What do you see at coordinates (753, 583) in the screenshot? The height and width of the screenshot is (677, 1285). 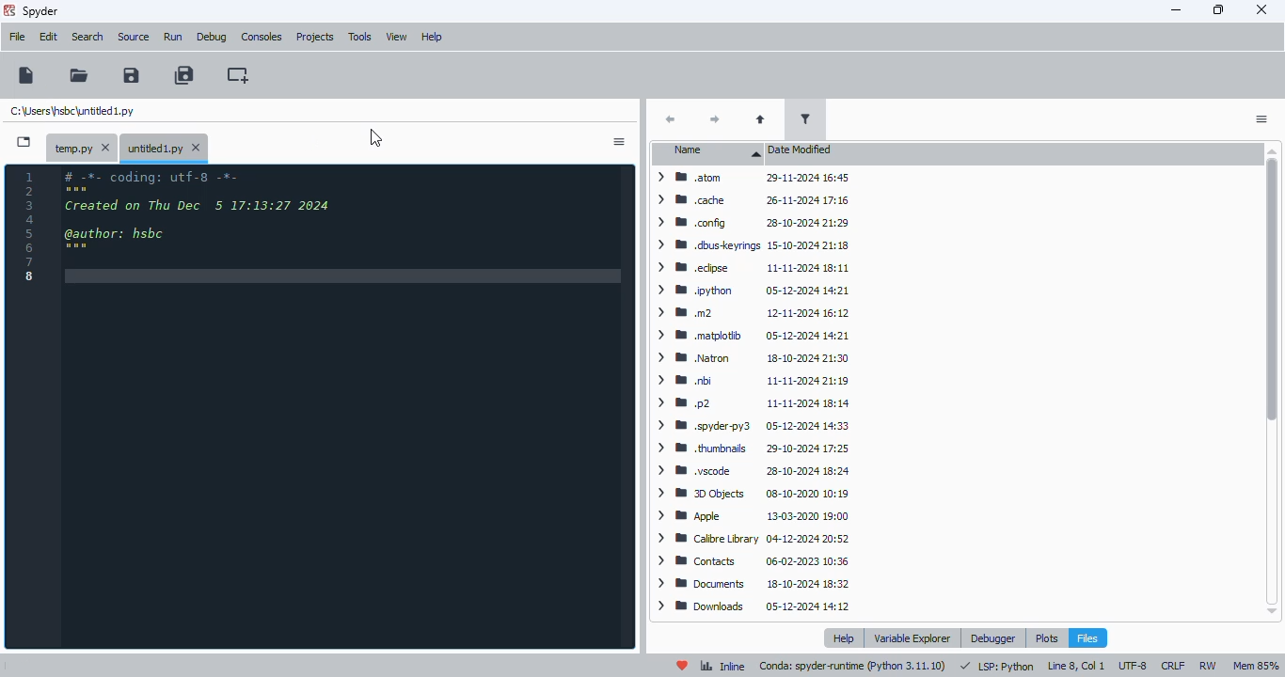 I see `> B® Documents 18-10-2024 18:32` at bounding box center [753, 583].